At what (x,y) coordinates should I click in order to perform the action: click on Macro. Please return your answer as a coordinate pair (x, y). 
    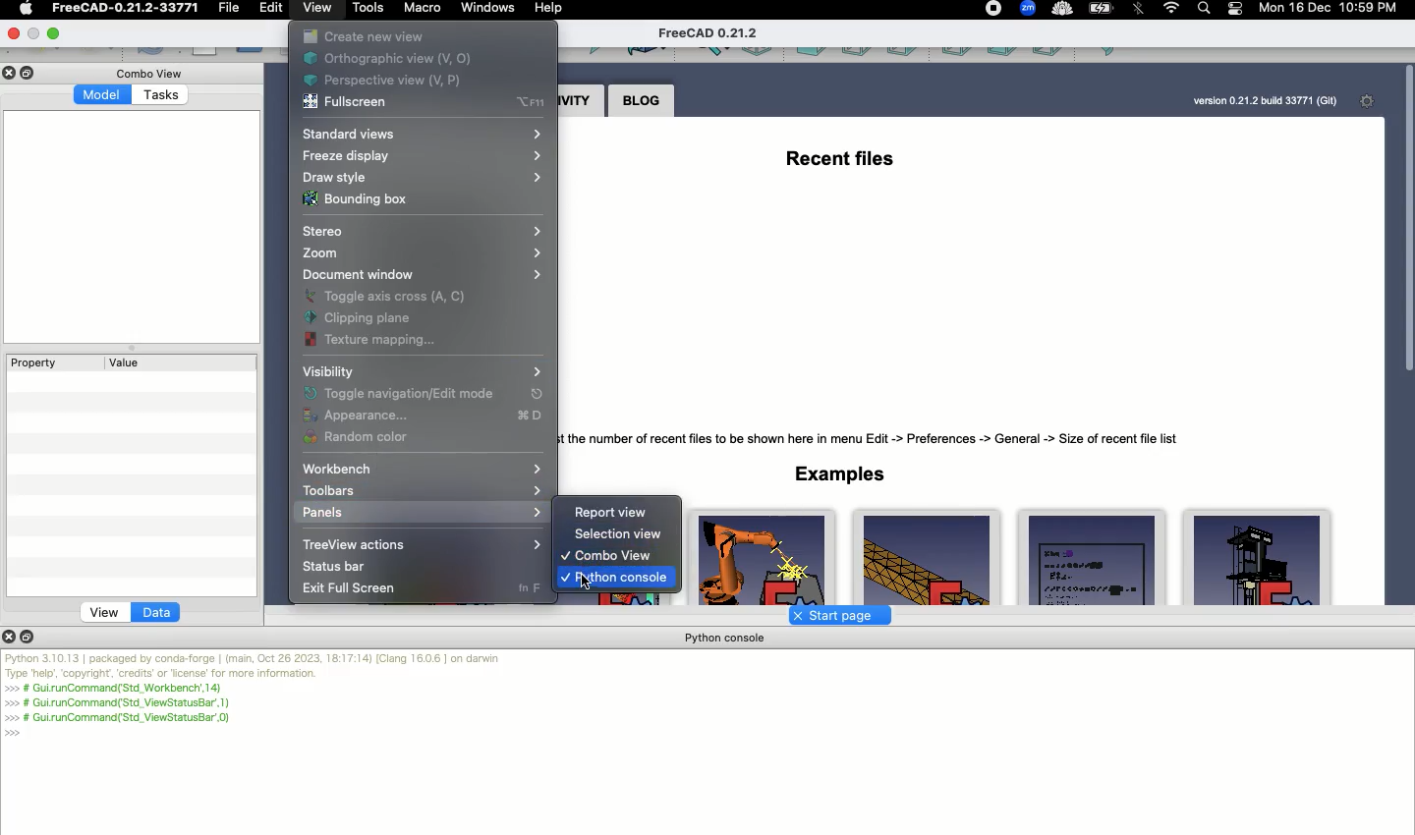
    Looking at the image, I should click on (424, 9).